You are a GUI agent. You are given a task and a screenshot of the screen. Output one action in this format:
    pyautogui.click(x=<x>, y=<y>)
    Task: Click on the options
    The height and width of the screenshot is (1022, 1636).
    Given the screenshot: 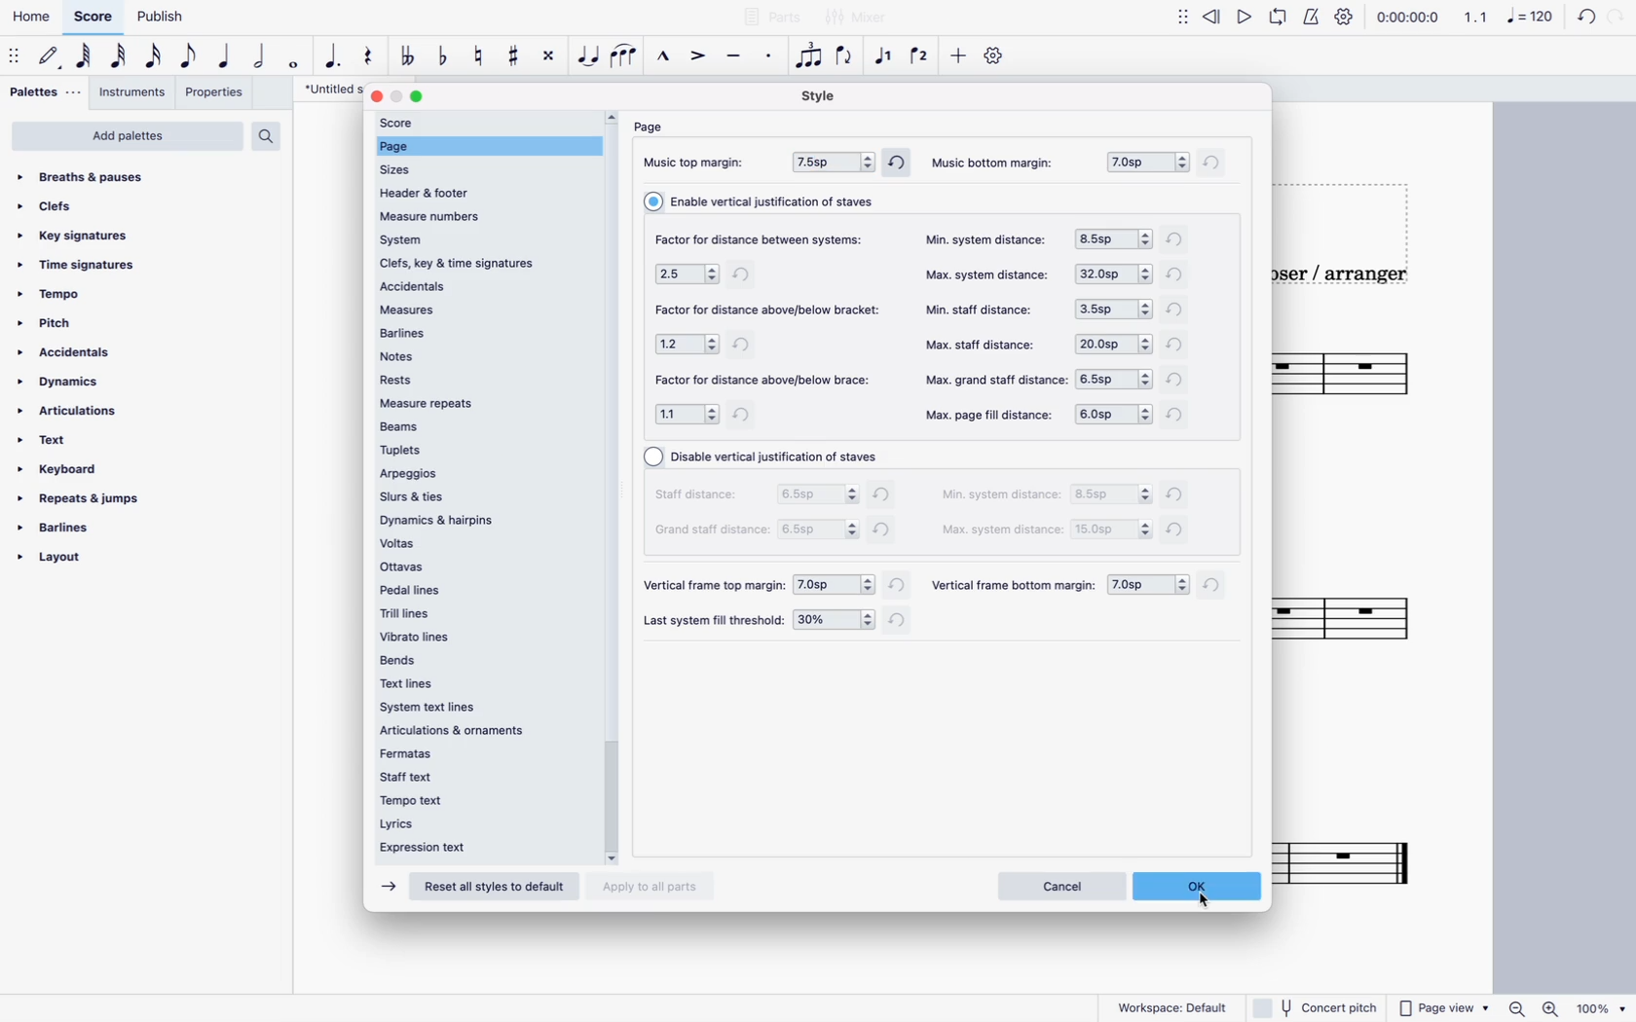 What is the action you would take?
    pyautogui.click(x=817, y=529)
    